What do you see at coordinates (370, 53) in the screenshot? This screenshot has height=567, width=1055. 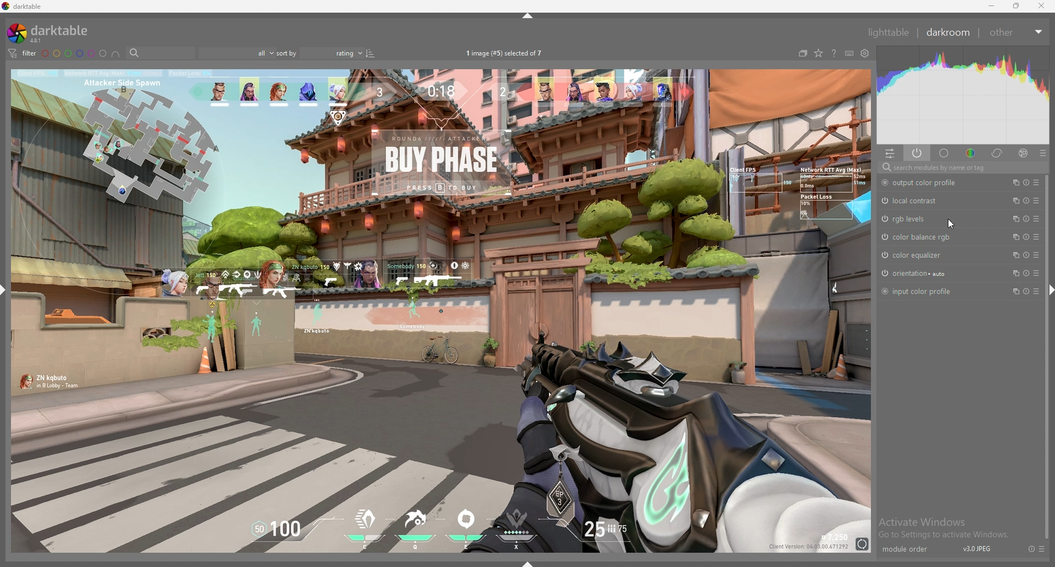 I see `reverse sort order` at bounding box center [370, 53].